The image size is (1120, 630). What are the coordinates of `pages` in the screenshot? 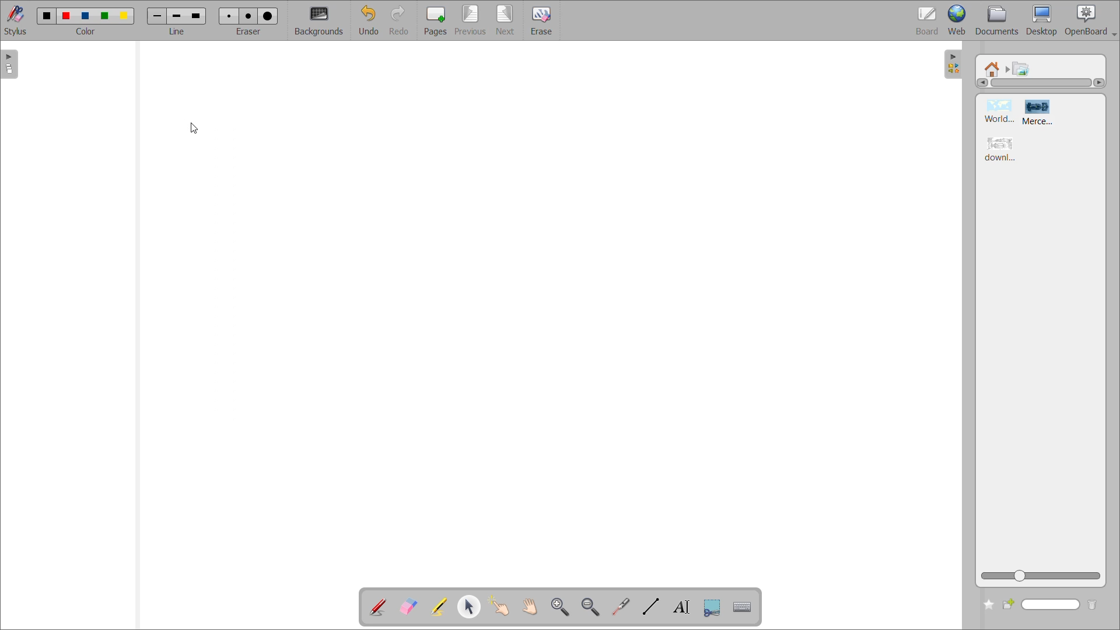 It's located at (435, 22).